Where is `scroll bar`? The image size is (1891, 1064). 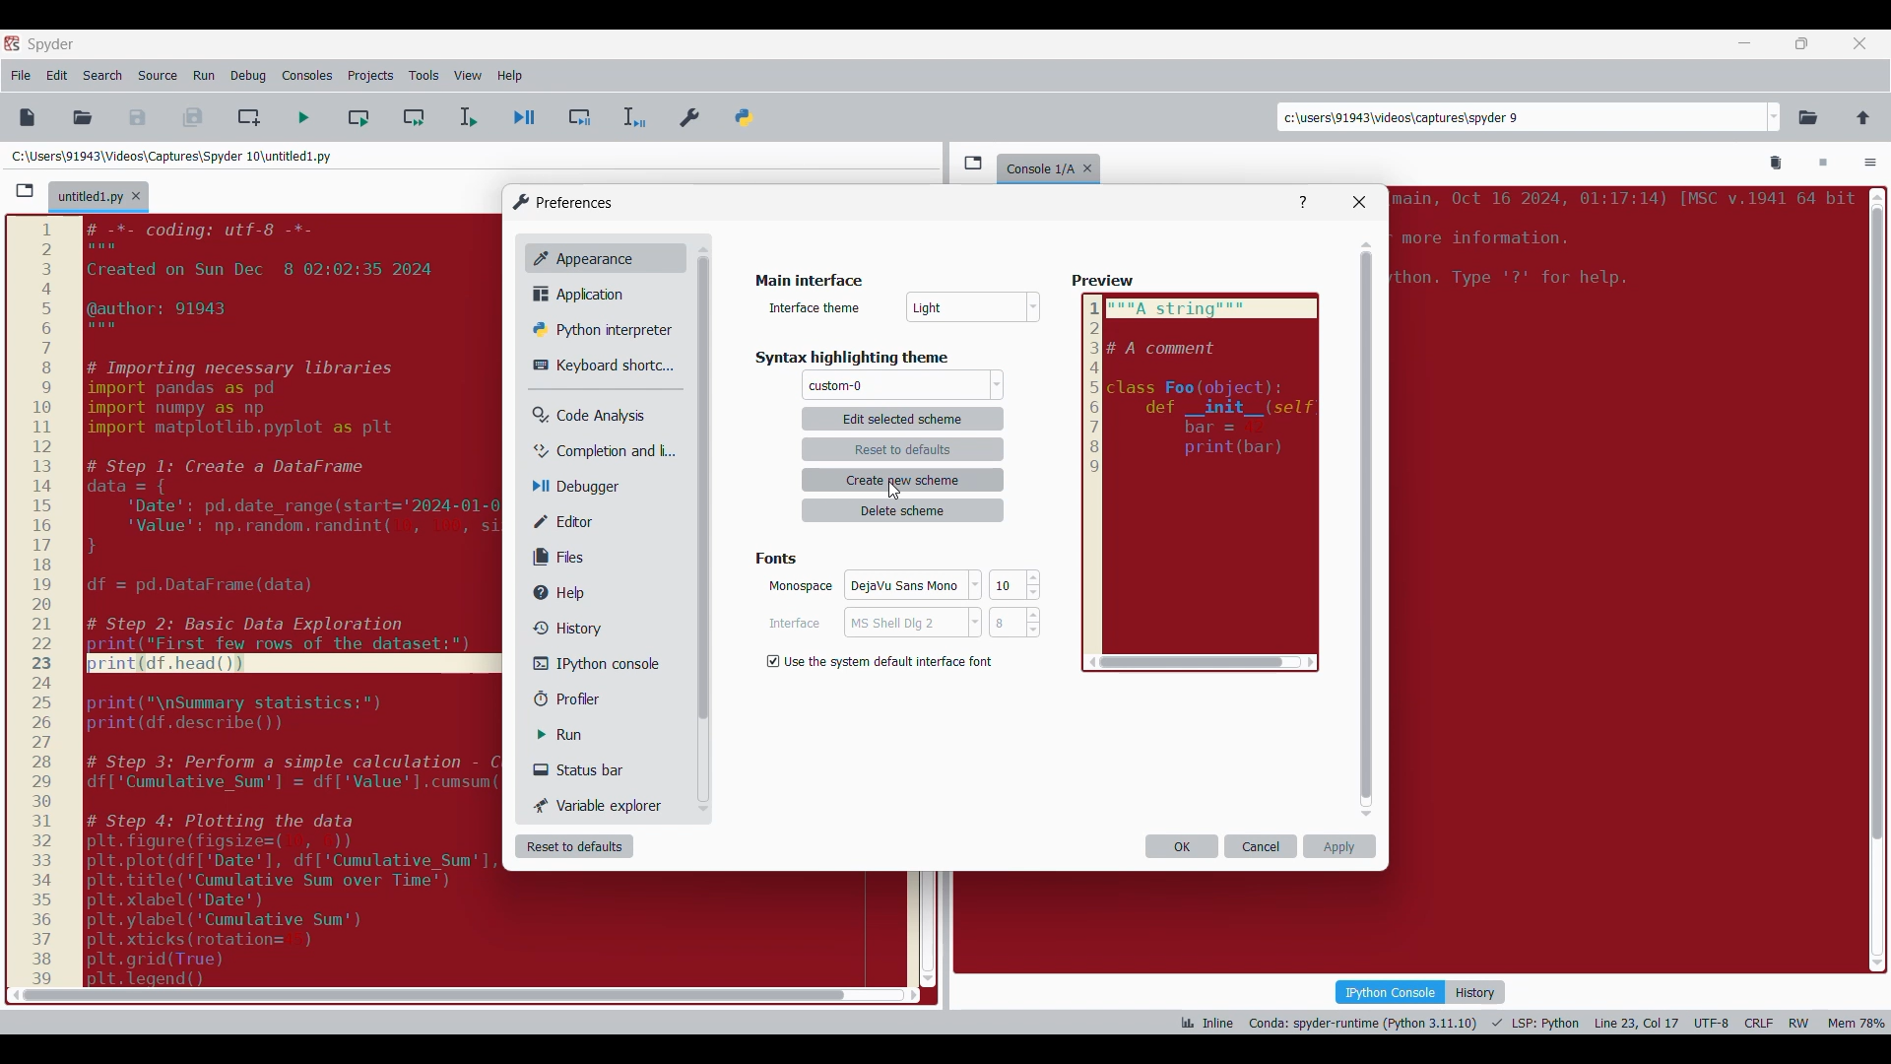 scroll bar is located at coordinates (427, 994).